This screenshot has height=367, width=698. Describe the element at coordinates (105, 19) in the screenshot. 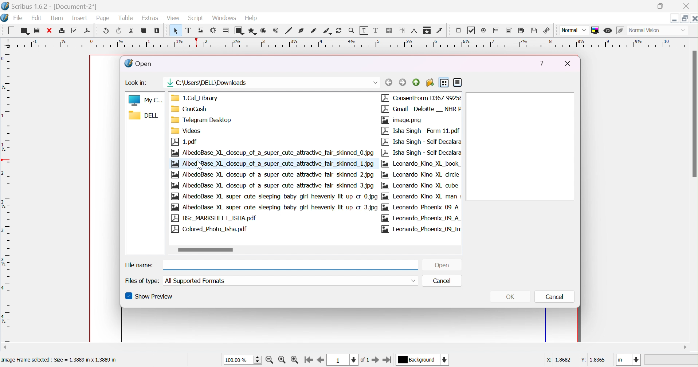

I see `page` at that location.